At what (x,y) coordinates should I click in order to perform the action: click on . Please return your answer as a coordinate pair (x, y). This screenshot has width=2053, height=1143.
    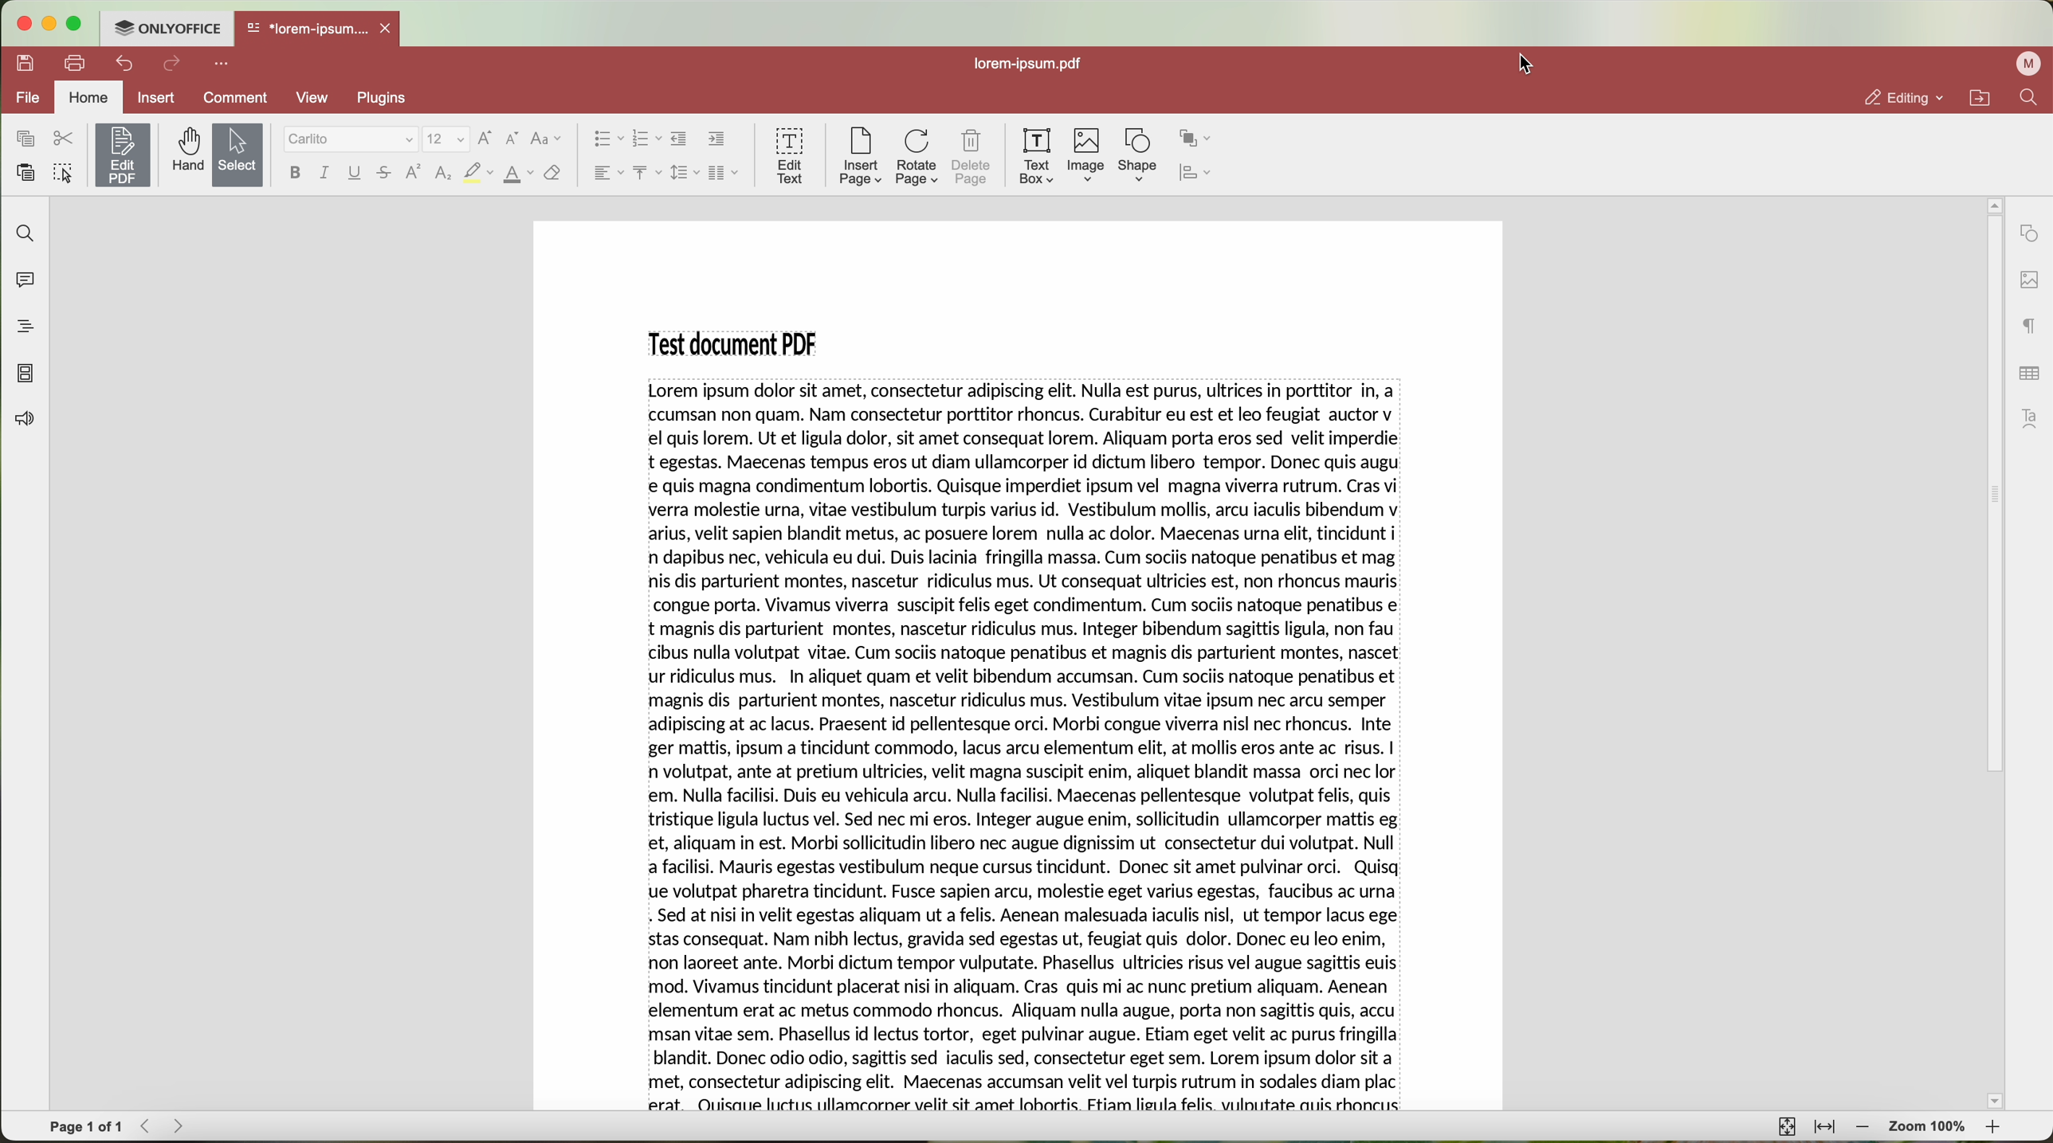
    Looking at the image, I should click on (1027, 749).